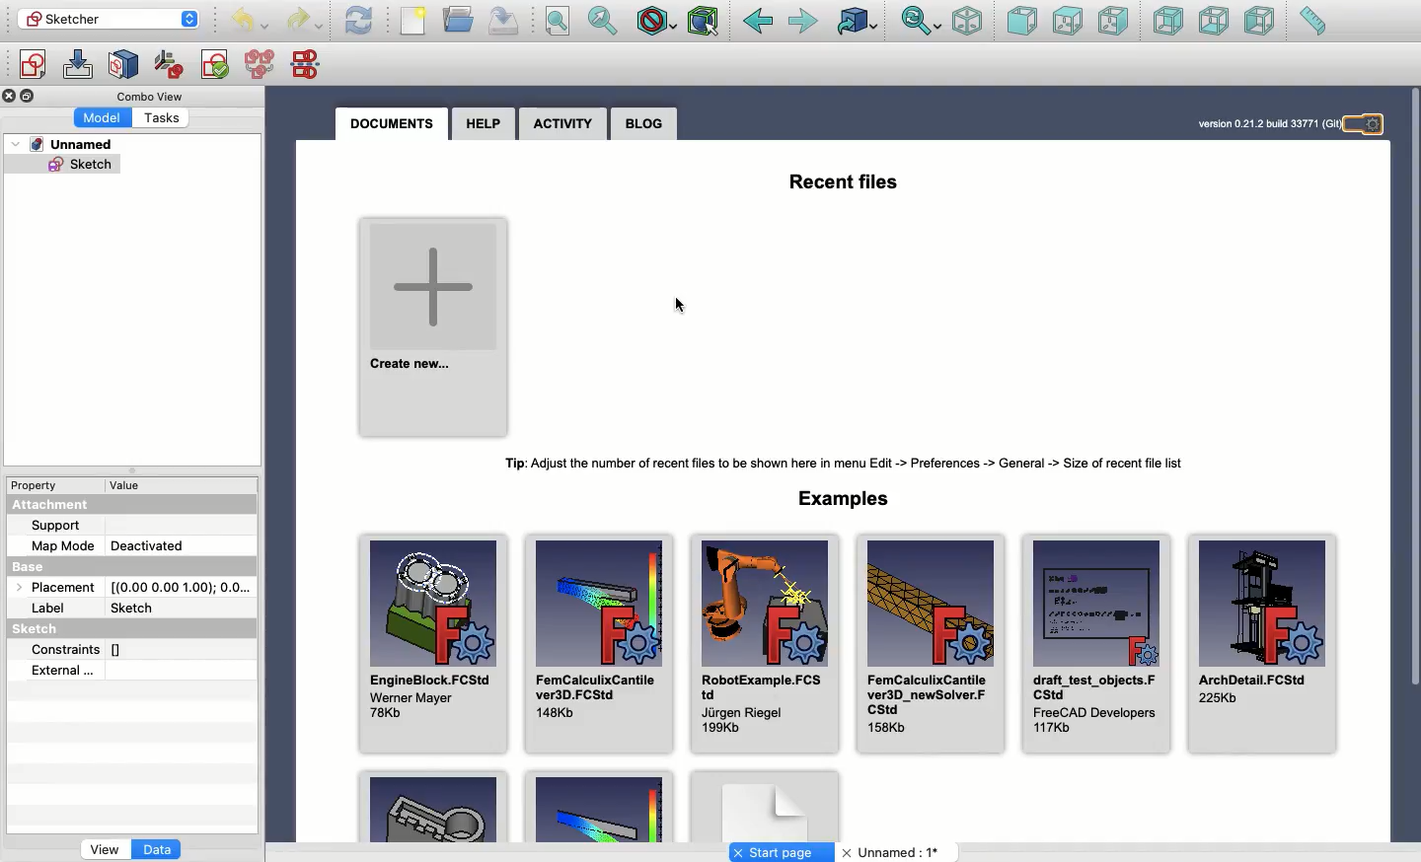 The height and width of the screenshot is (862, 1421). I want to click on Unnamed: 1*, so click(890, 853).